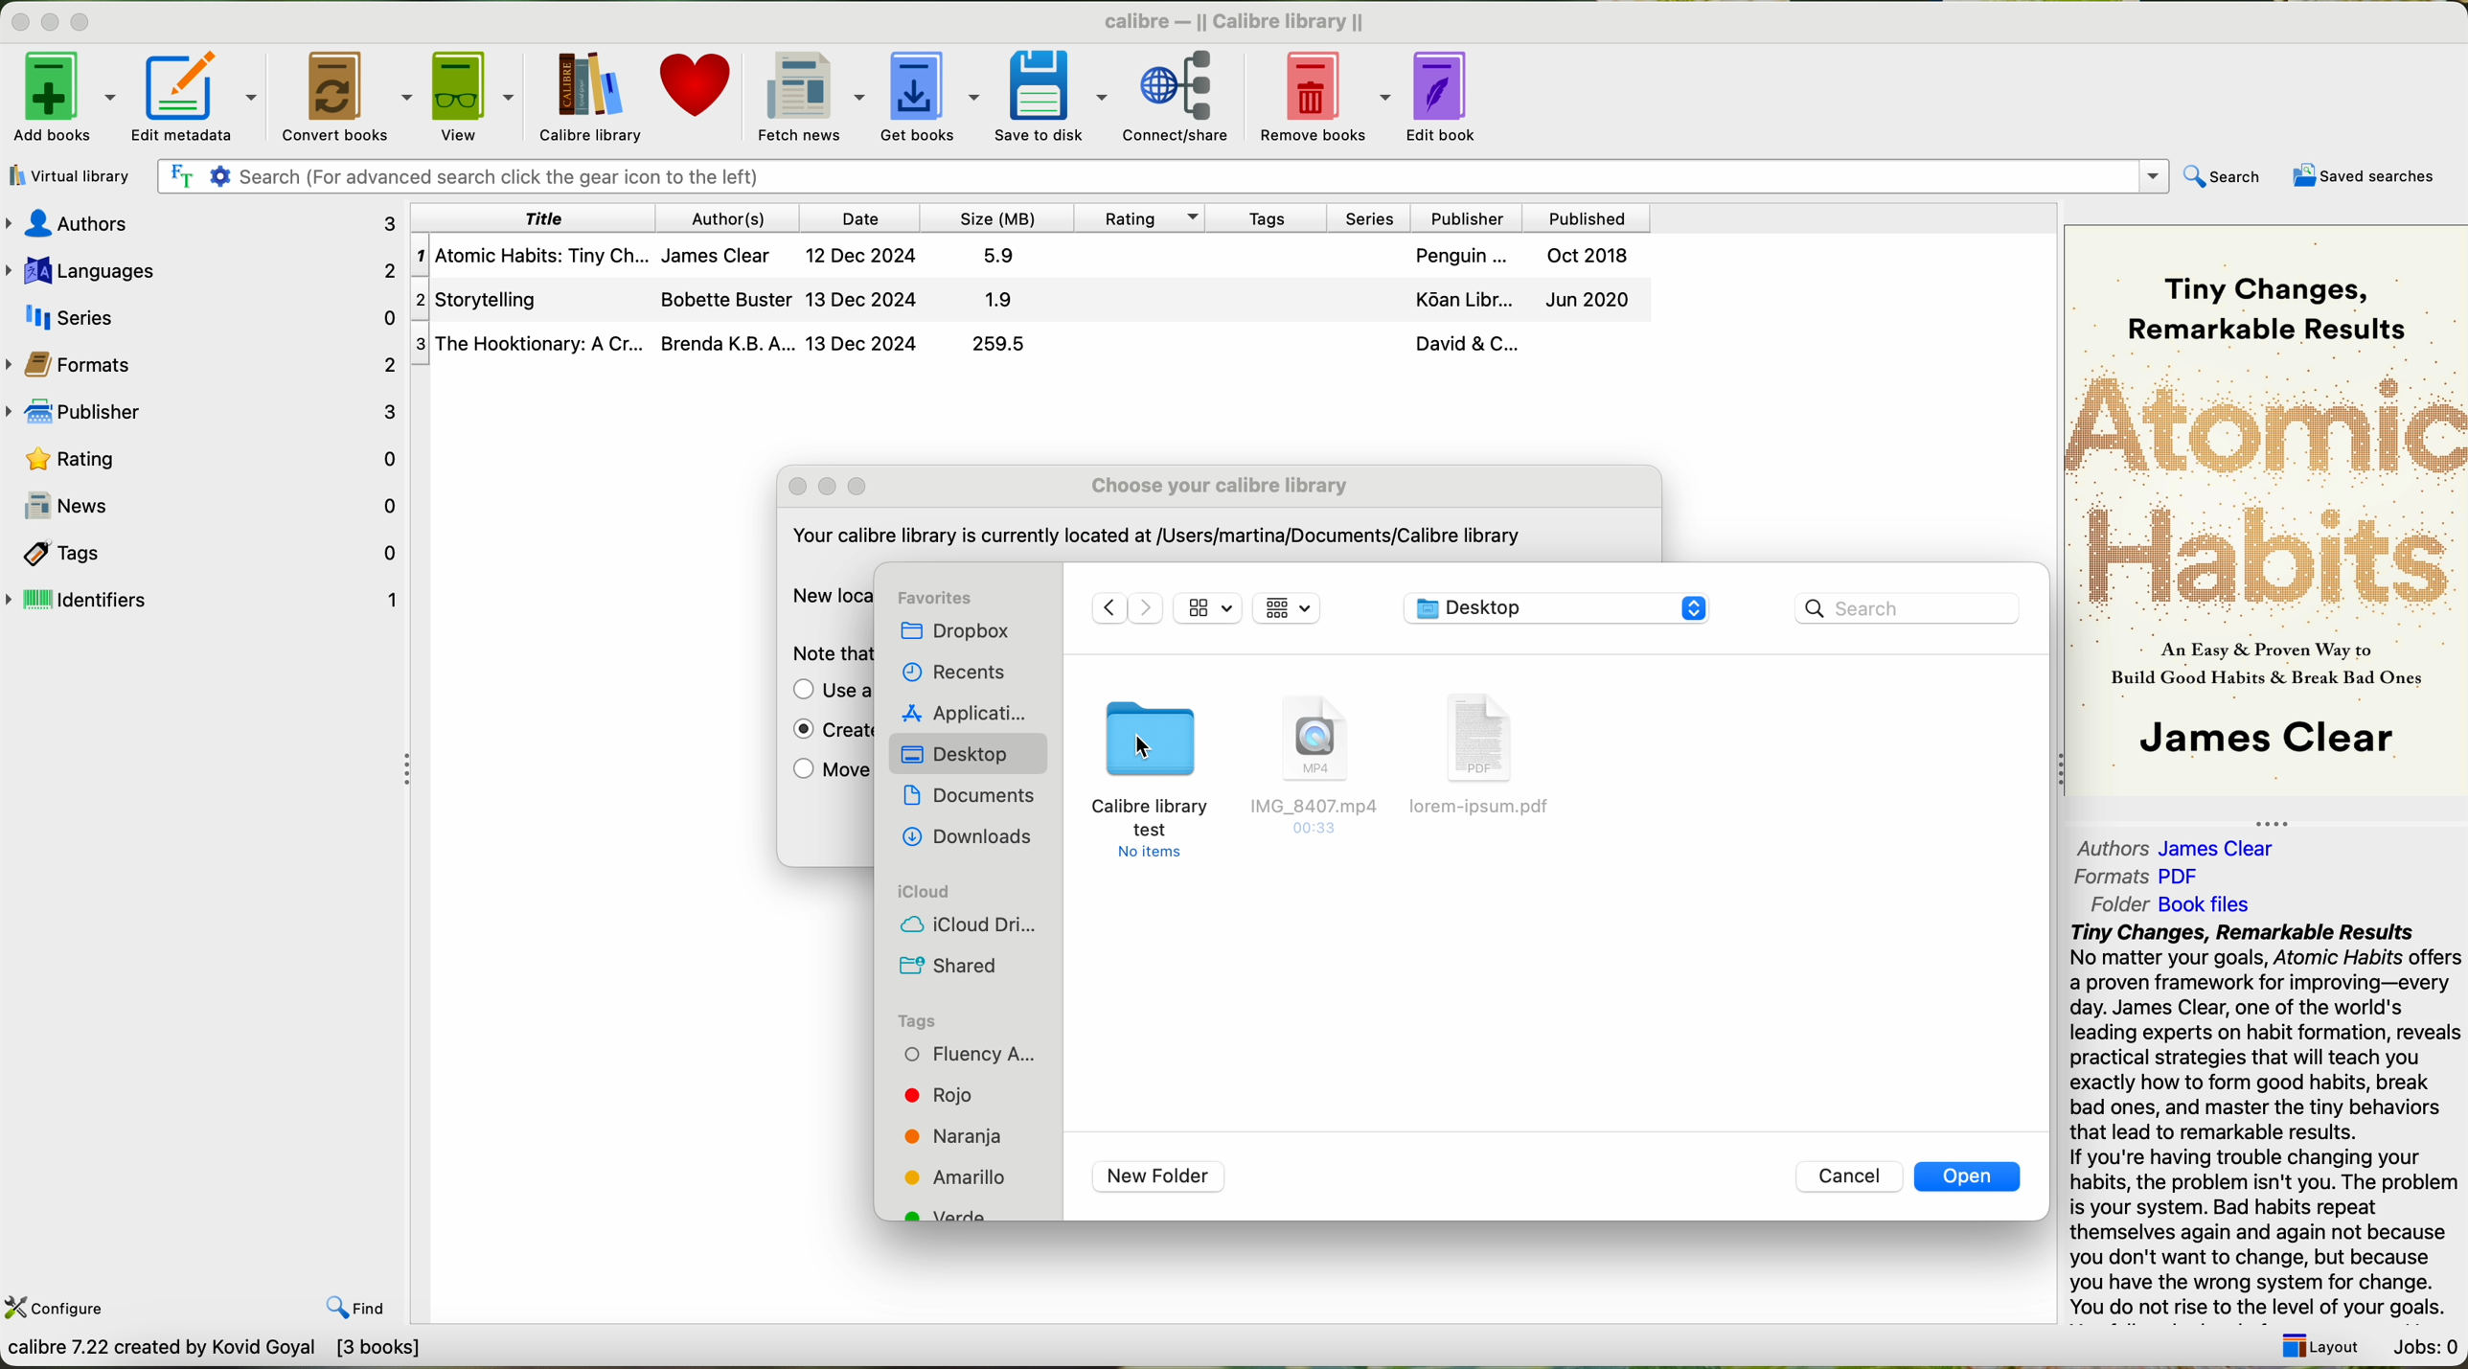 Image resolution: width=2468 pixels, height=1369 pixels. What do you see at coordinates (950, 674) in the screenshot?
I see `recents` at bounding box center [950, 674].